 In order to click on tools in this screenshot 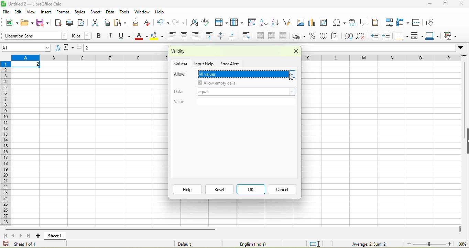, I will do `click(124, 12)`.